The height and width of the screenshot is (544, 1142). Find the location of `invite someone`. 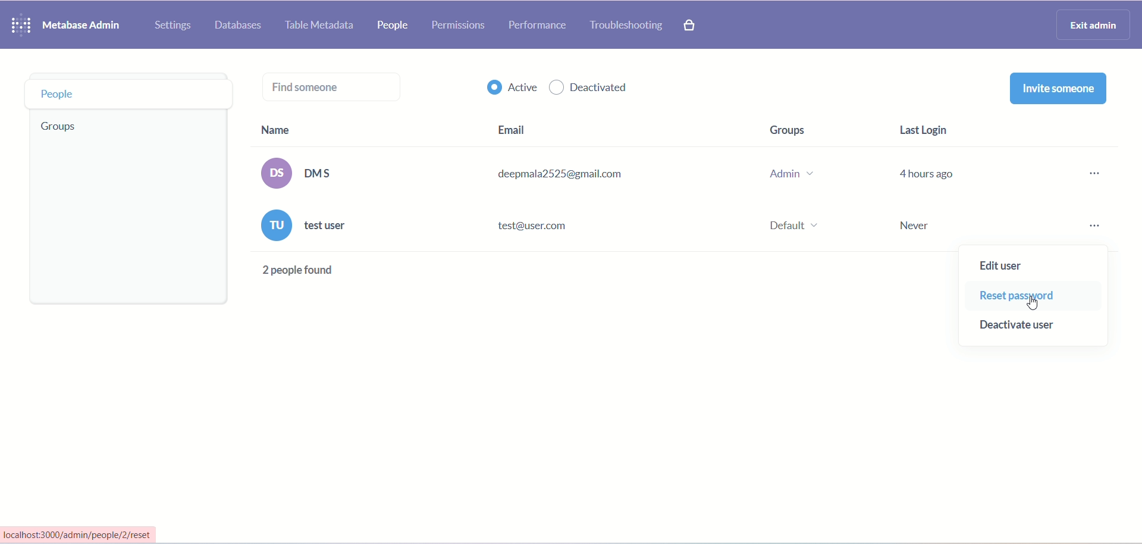

invite someone is located at coordinates (1057, 90).